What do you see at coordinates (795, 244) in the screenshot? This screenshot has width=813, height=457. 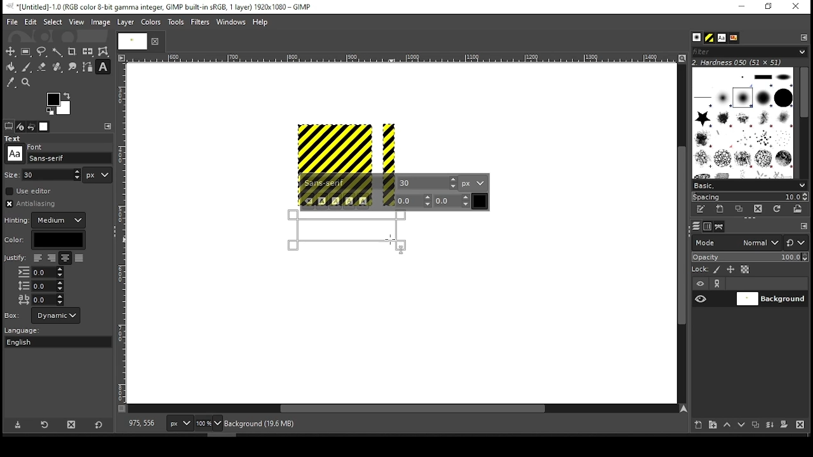 I see `switch to other mode groups` at bounding box center [795, 244].